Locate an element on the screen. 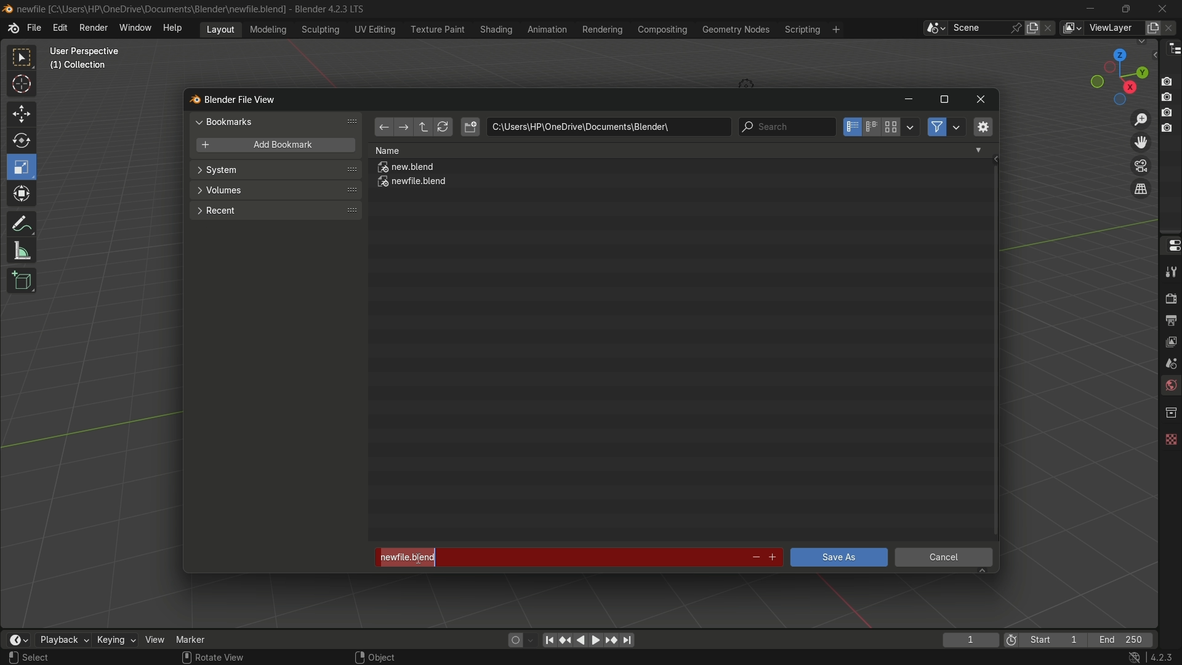 The image size is (1182, 665). geometry nodes menu is located at coordinates (735, 30).